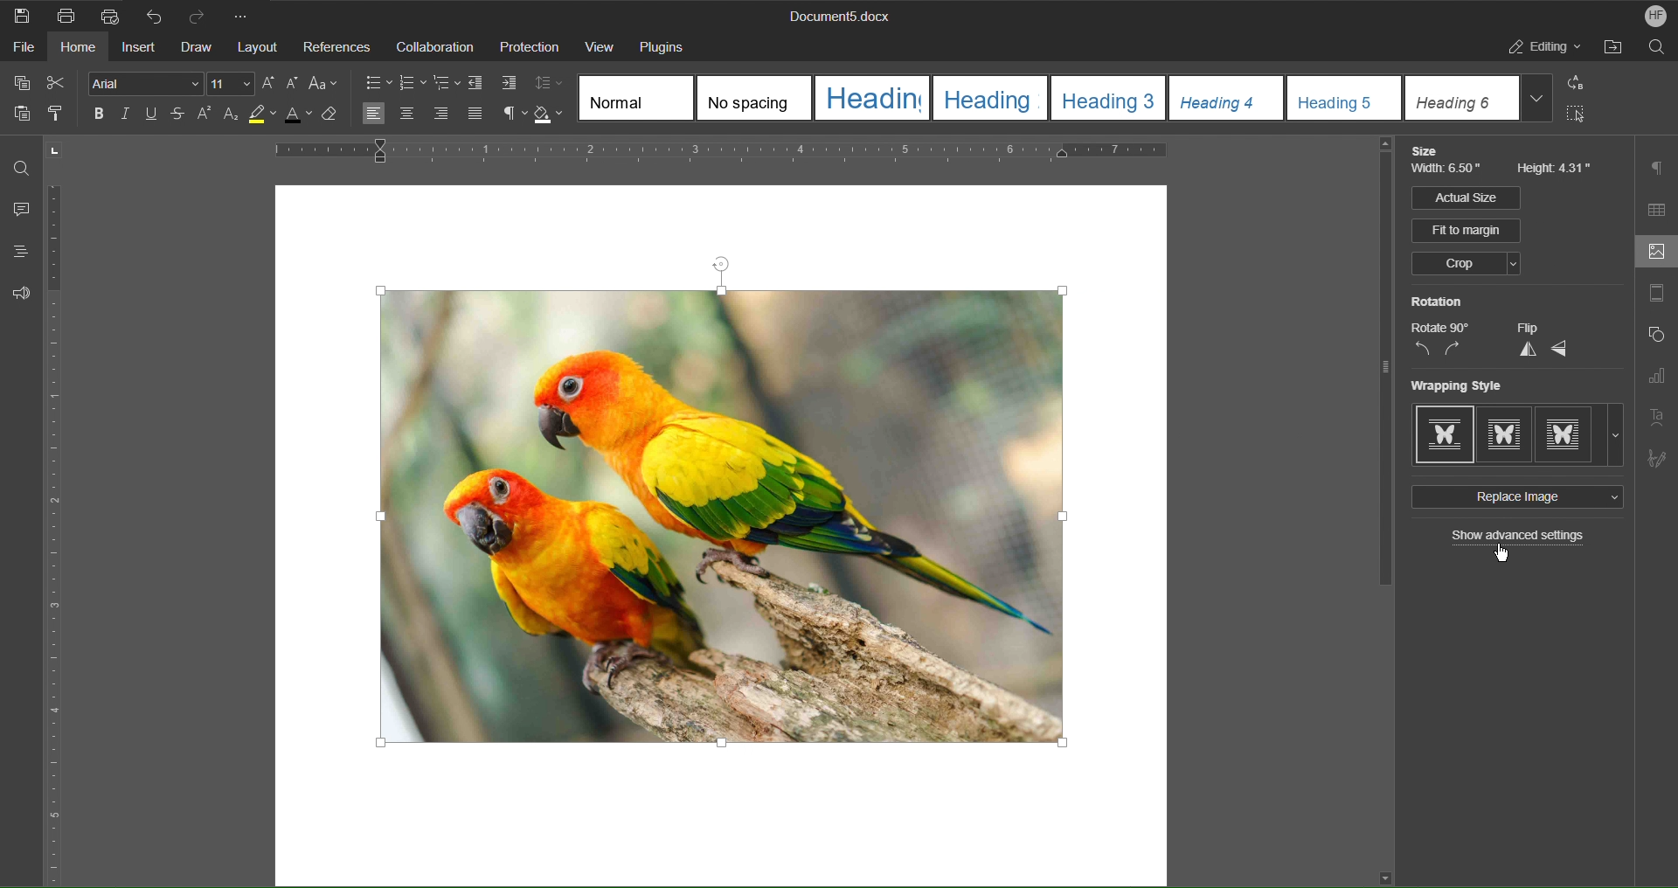 The image size is (1678, 888). I want to click on Text Color, so click(304, 119).